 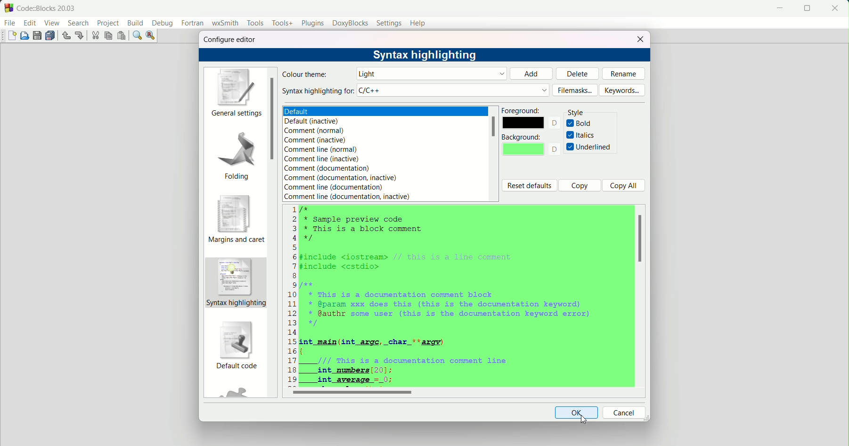 I want to click on italics, so click(x=581, y=135).